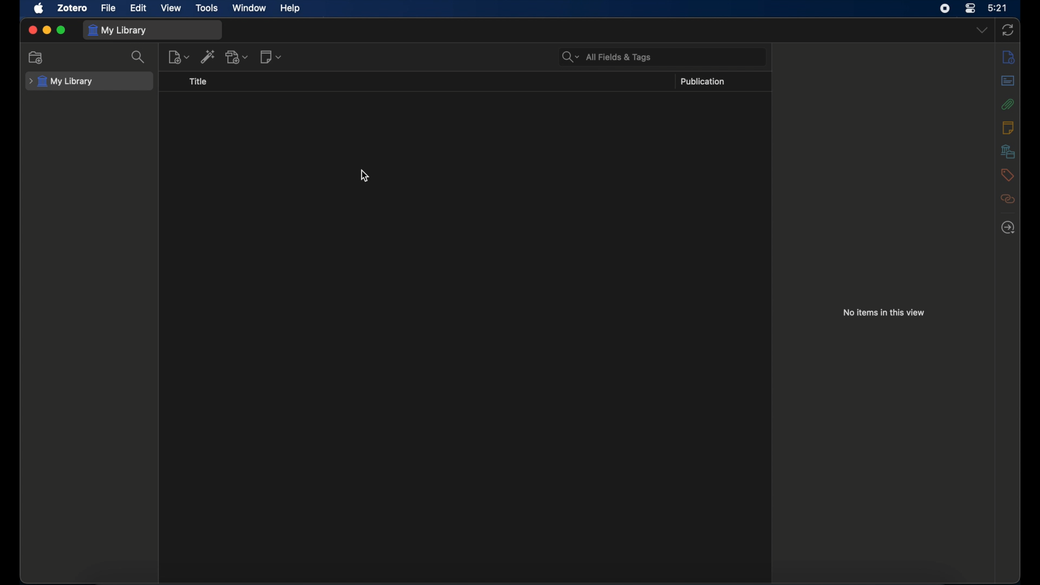 The image size is (1040, 585). Describe the element at coordinates (1007, 199) in the screenshot. I see `related` at that location.